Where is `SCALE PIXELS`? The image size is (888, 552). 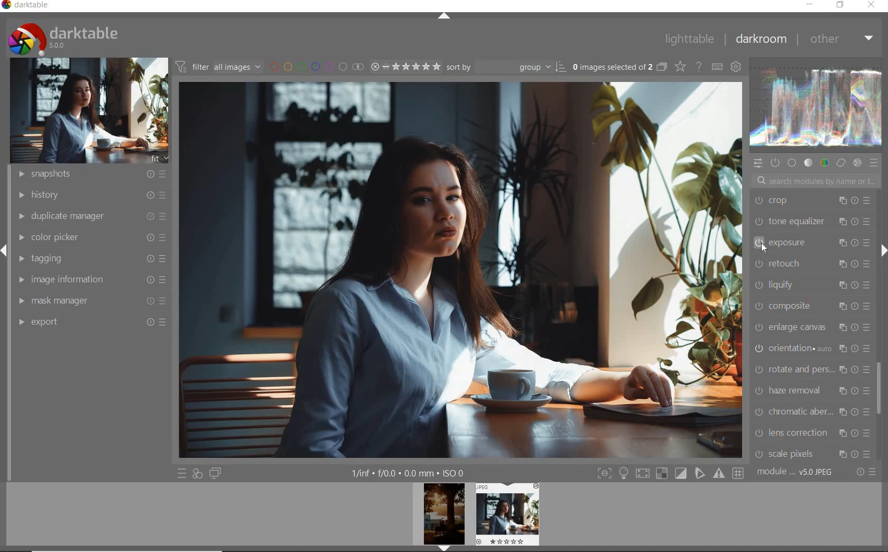
SCALE PIXELS is located at coordinates (817, 453).